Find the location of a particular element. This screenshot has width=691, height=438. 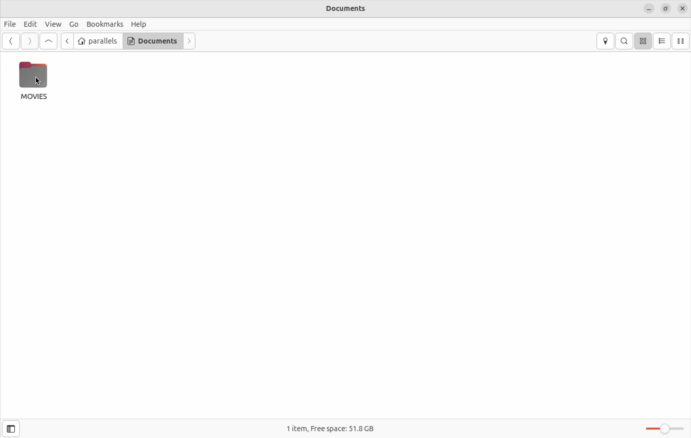

Go is located at coordinates (72, 25).